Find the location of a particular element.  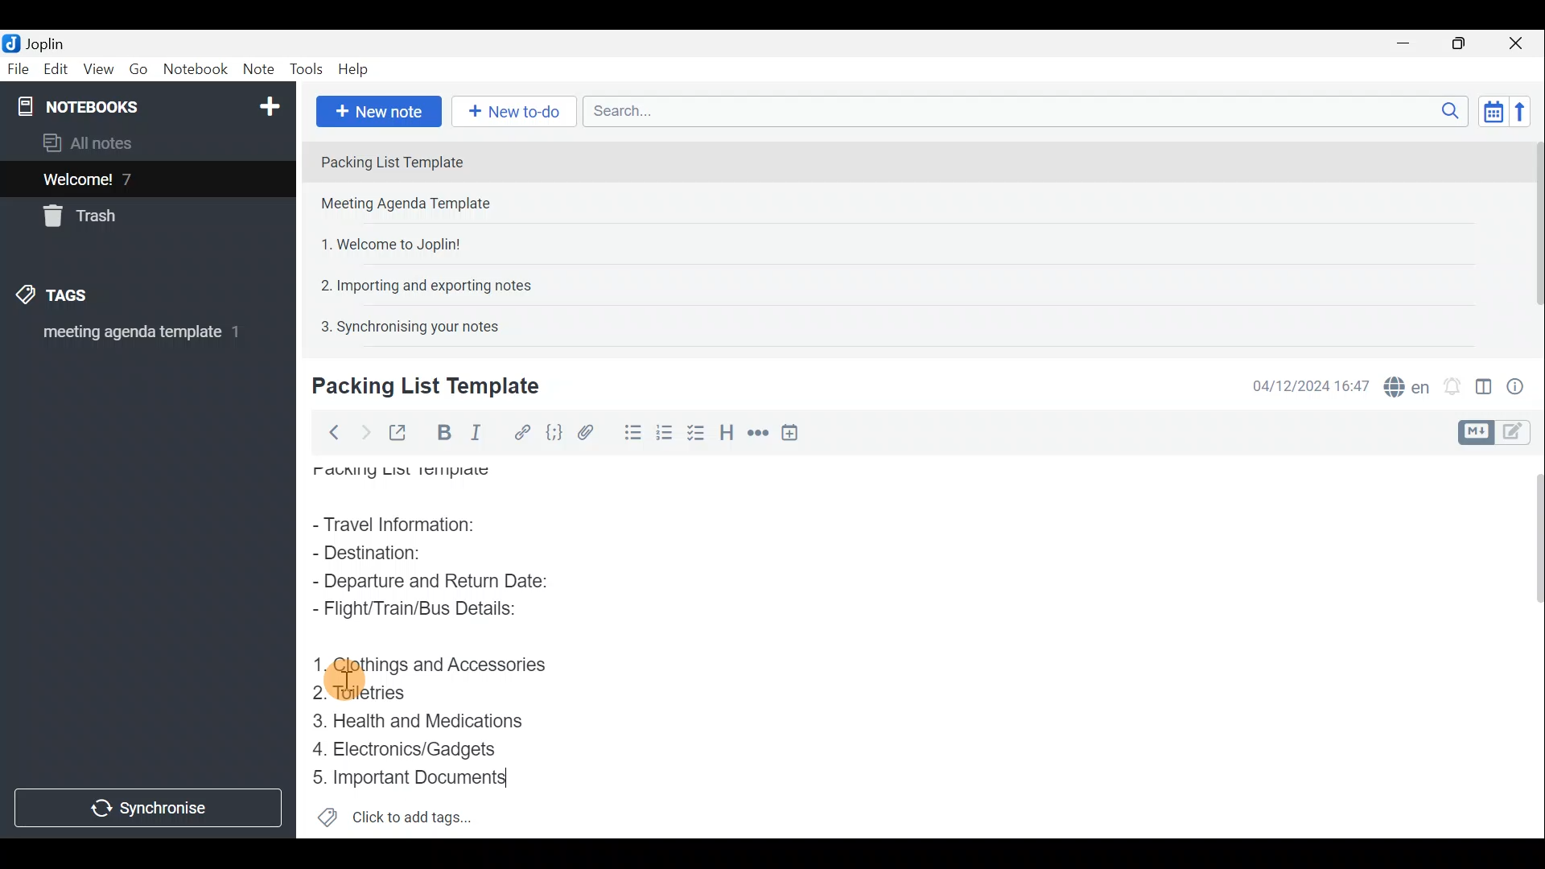

Trash is located at coordinates (86, 219).